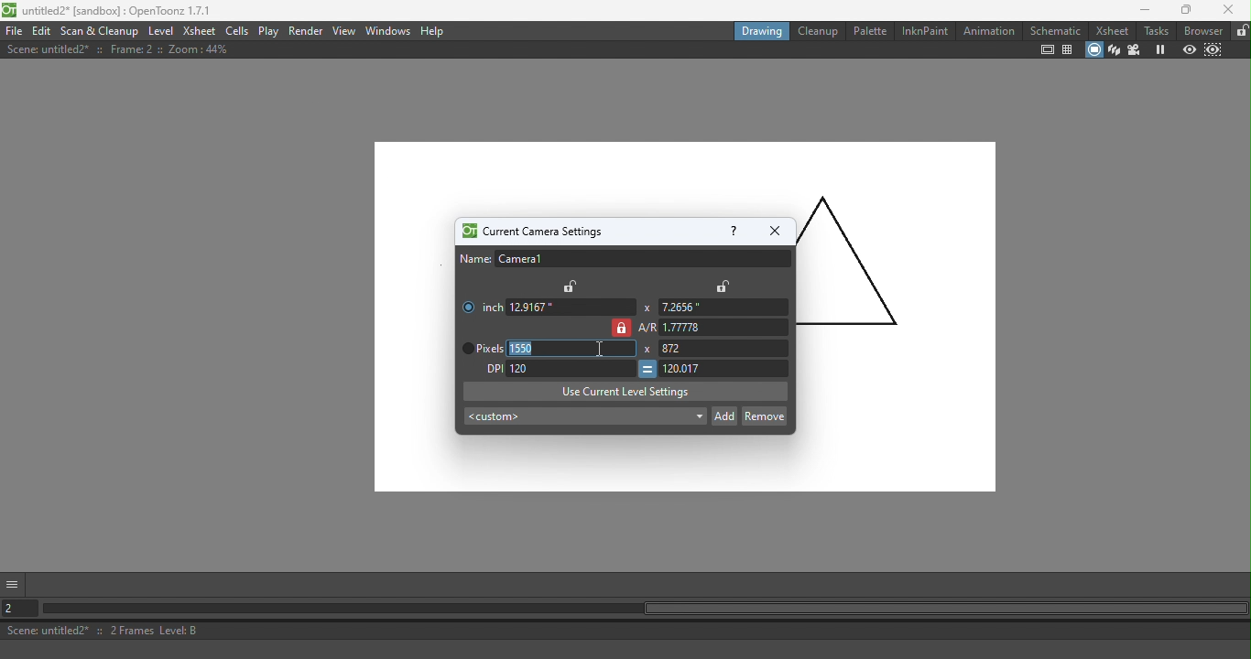 This screenshot has width=1251, height=659. I want to click on Edit, so click(41, 31).